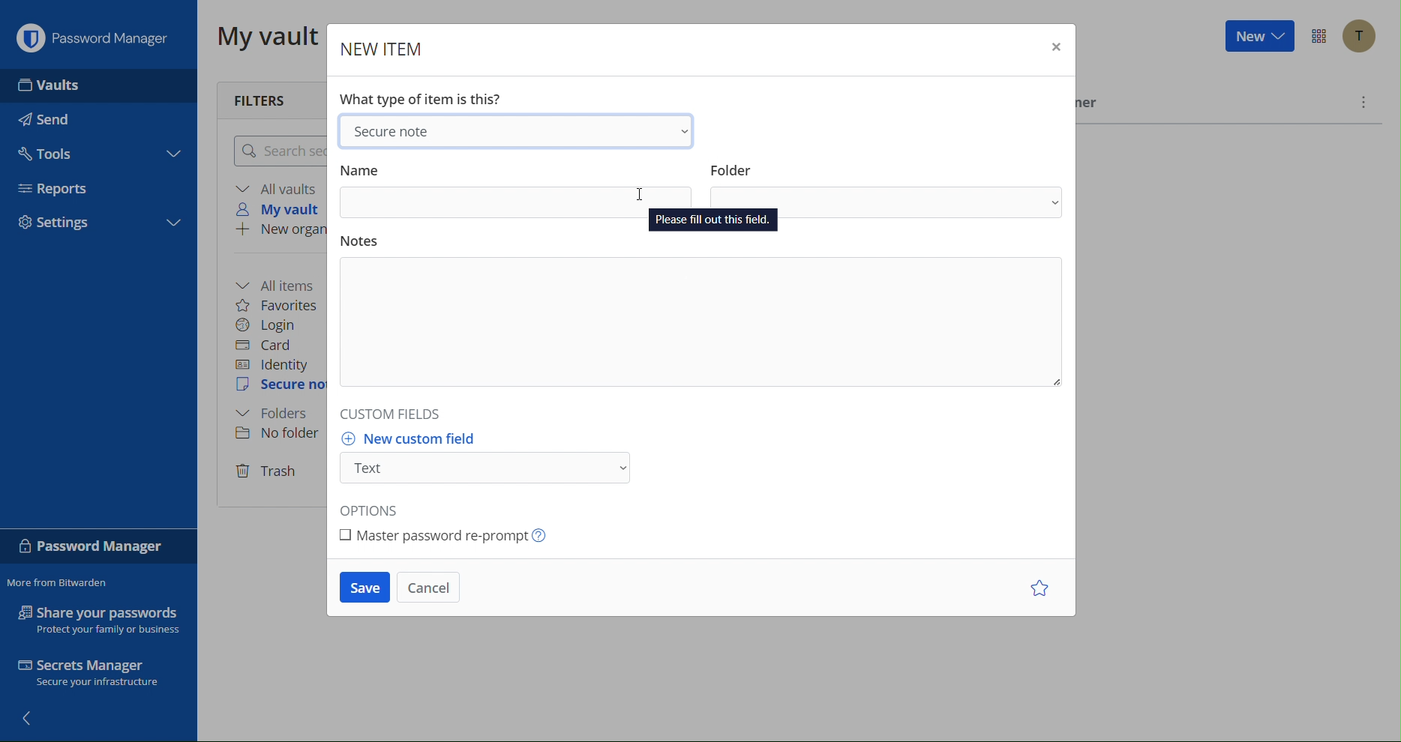 The image size is (1401, 742). Describe the element at coordinates (60, 221) in the screenshot. I see `Settings` at that location.